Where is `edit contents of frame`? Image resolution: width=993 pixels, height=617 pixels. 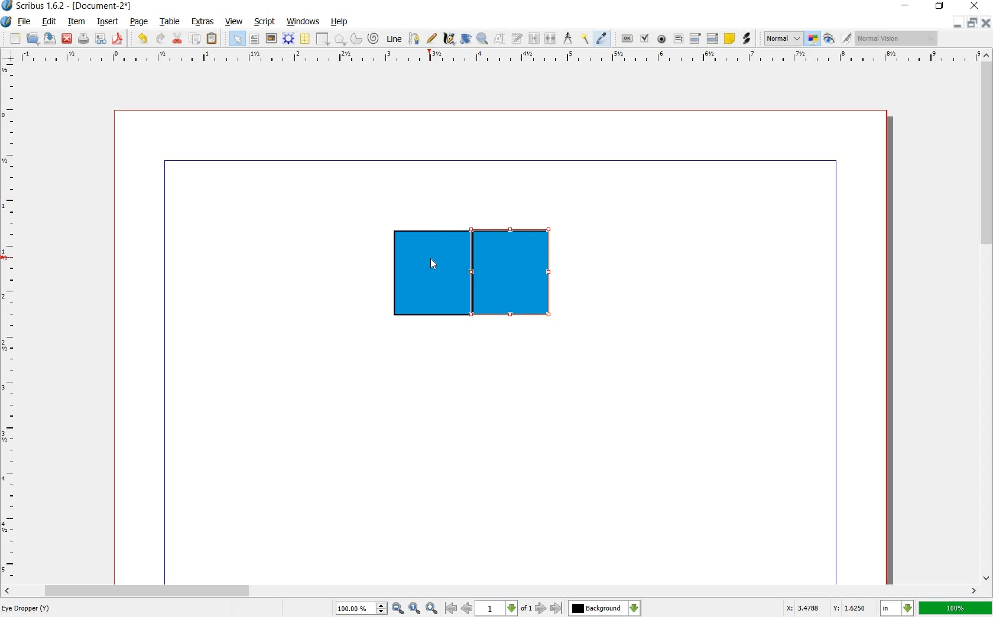
edit contents of frame is located at coordinates (501, 40).